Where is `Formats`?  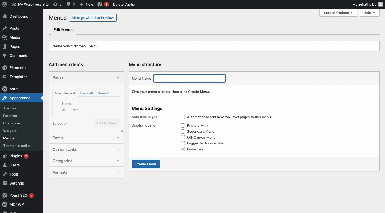
Formats is located at coordinates (77, 172).